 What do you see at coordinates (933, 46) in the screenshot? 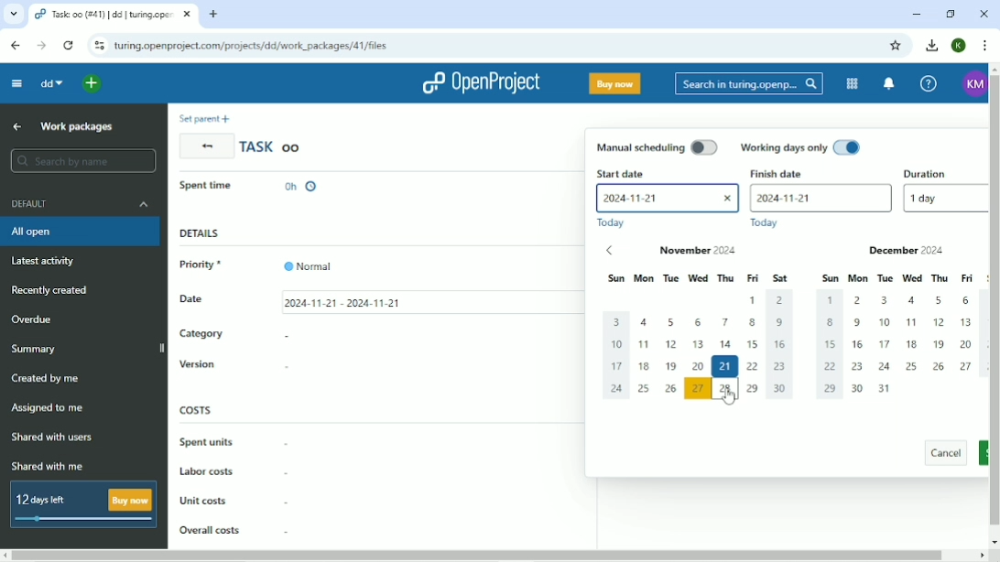
I see `Downloads` at bounding box center [933, 46].